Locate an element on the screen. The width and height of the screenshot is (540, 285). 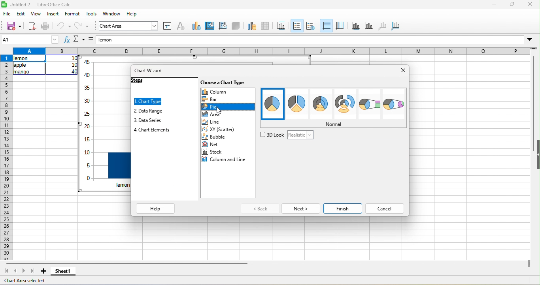
minimize is located at coordinates (493, 5).